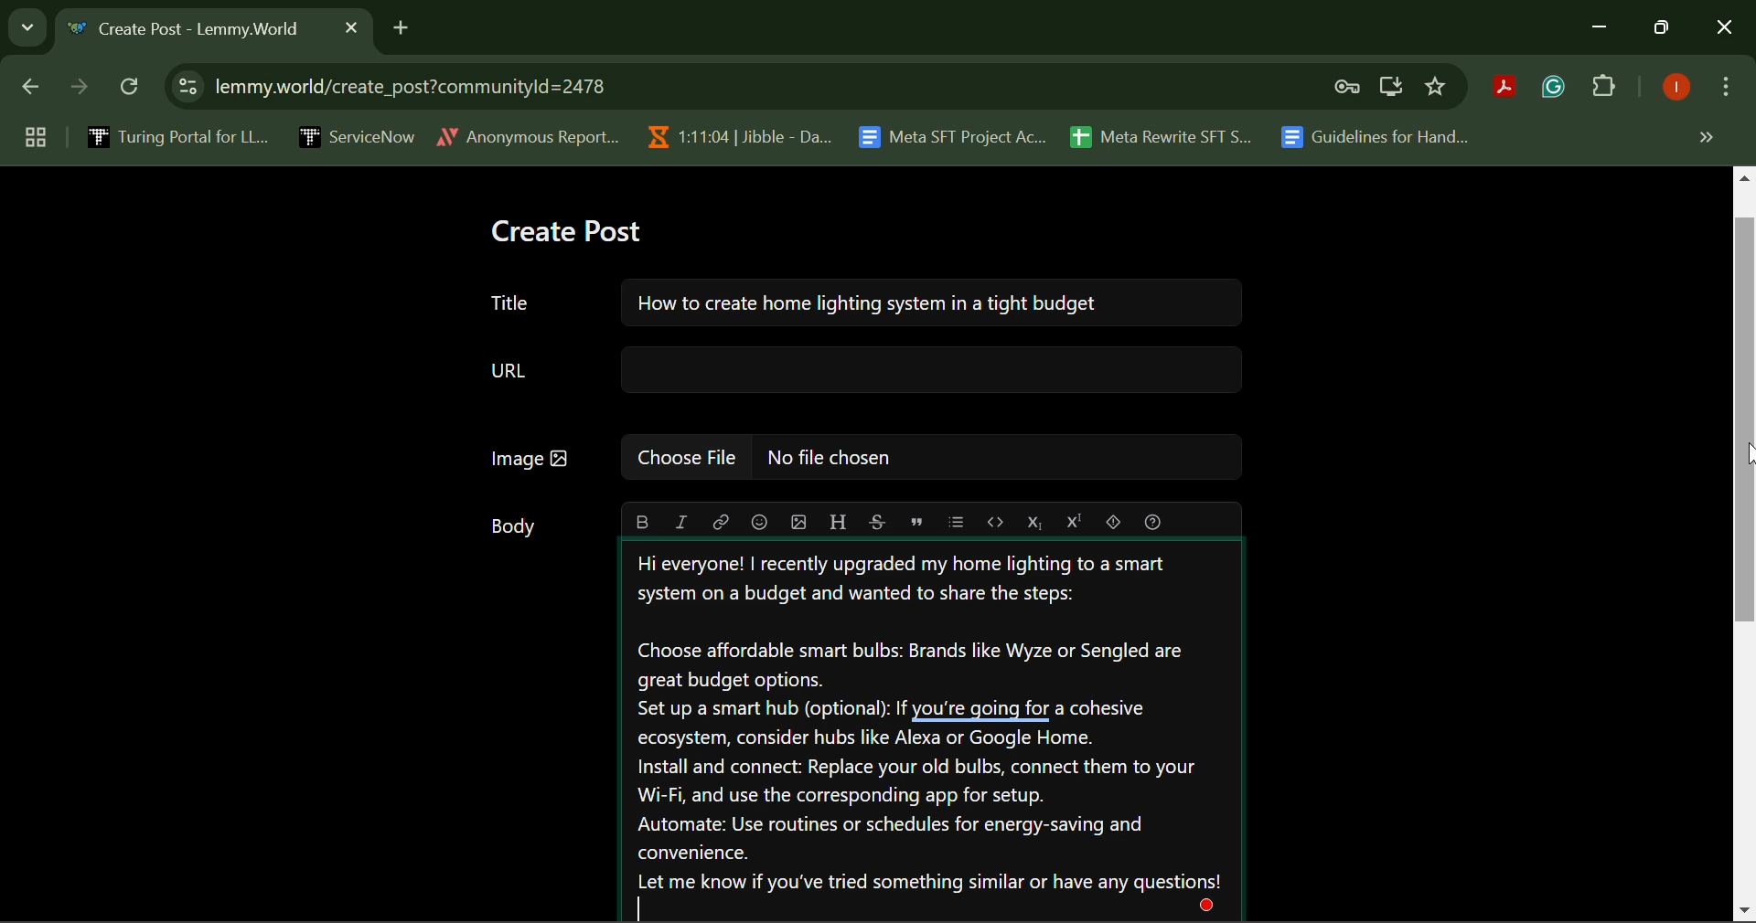 Image resolution: width=1756 pixels, height=923 pixels. I want to click on Browser Extension, so click(1558, 88).